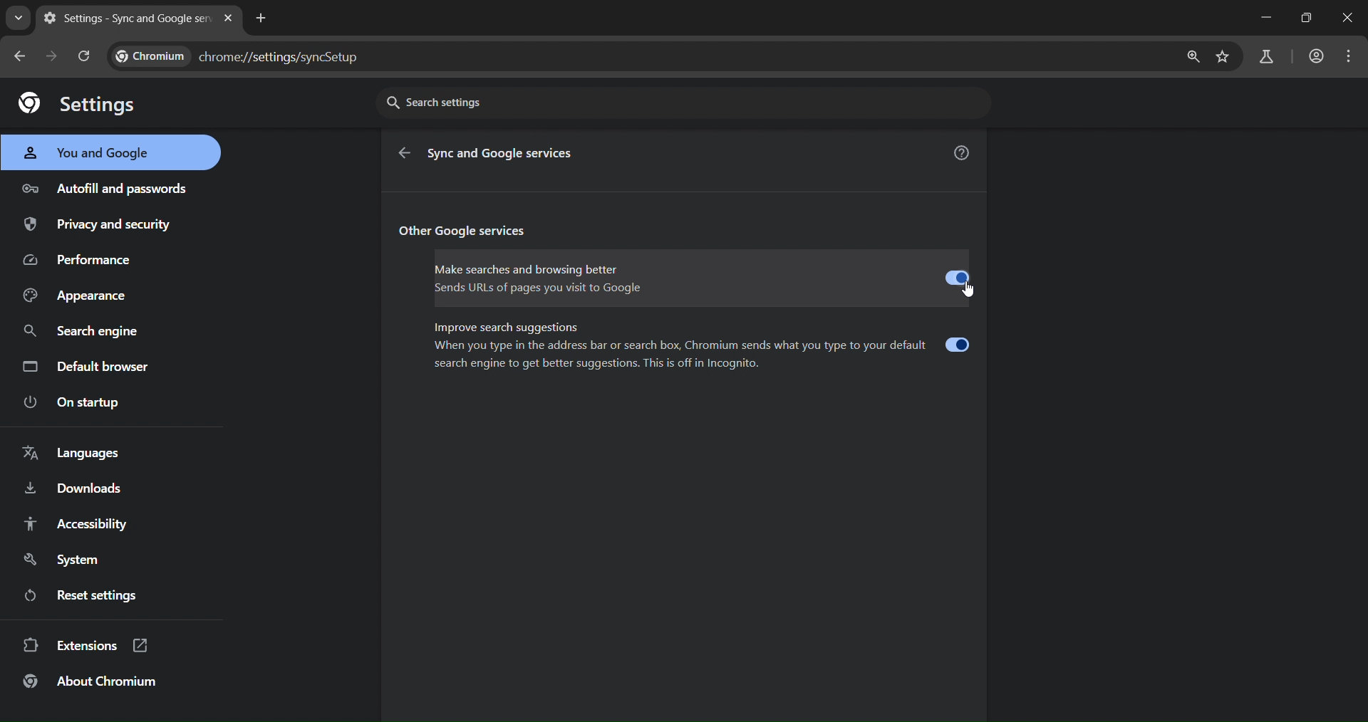 This screenshot has height=722, width=1368. I want to click on restore down, so click(1308, 19).